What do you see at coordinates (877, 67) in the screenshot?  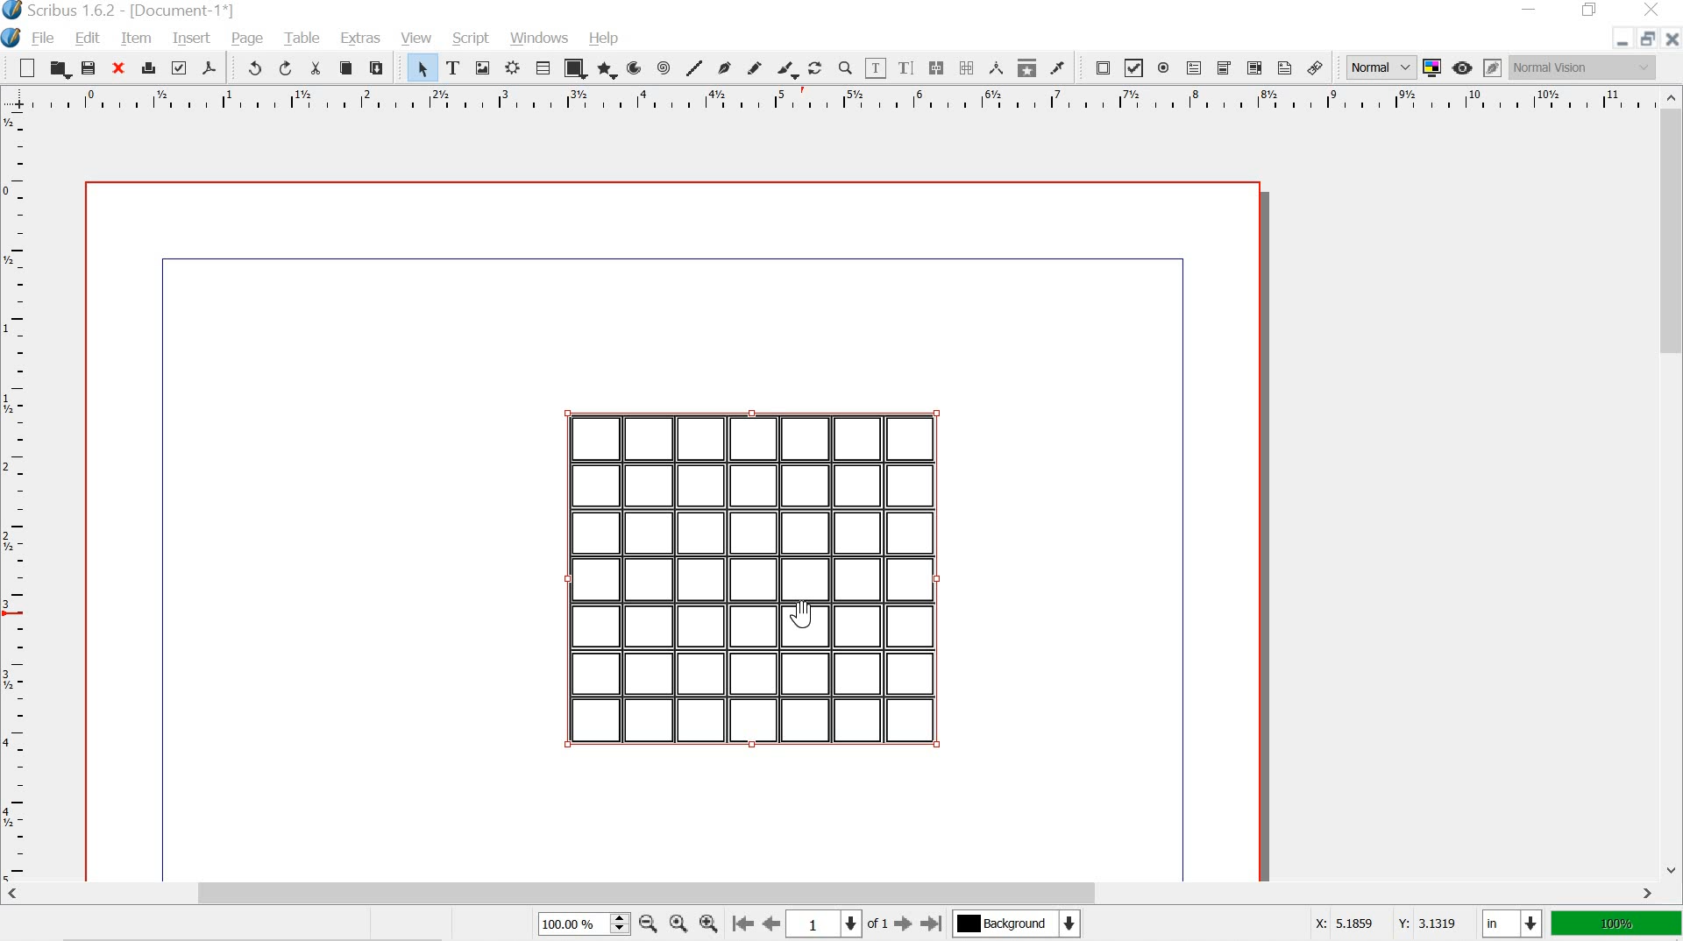 I see `edit contents of frame` at bounding box center [877, 67].